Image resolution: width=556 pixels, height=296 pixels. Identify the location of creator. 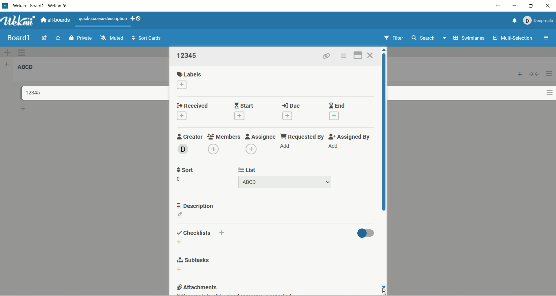
(190, 135).